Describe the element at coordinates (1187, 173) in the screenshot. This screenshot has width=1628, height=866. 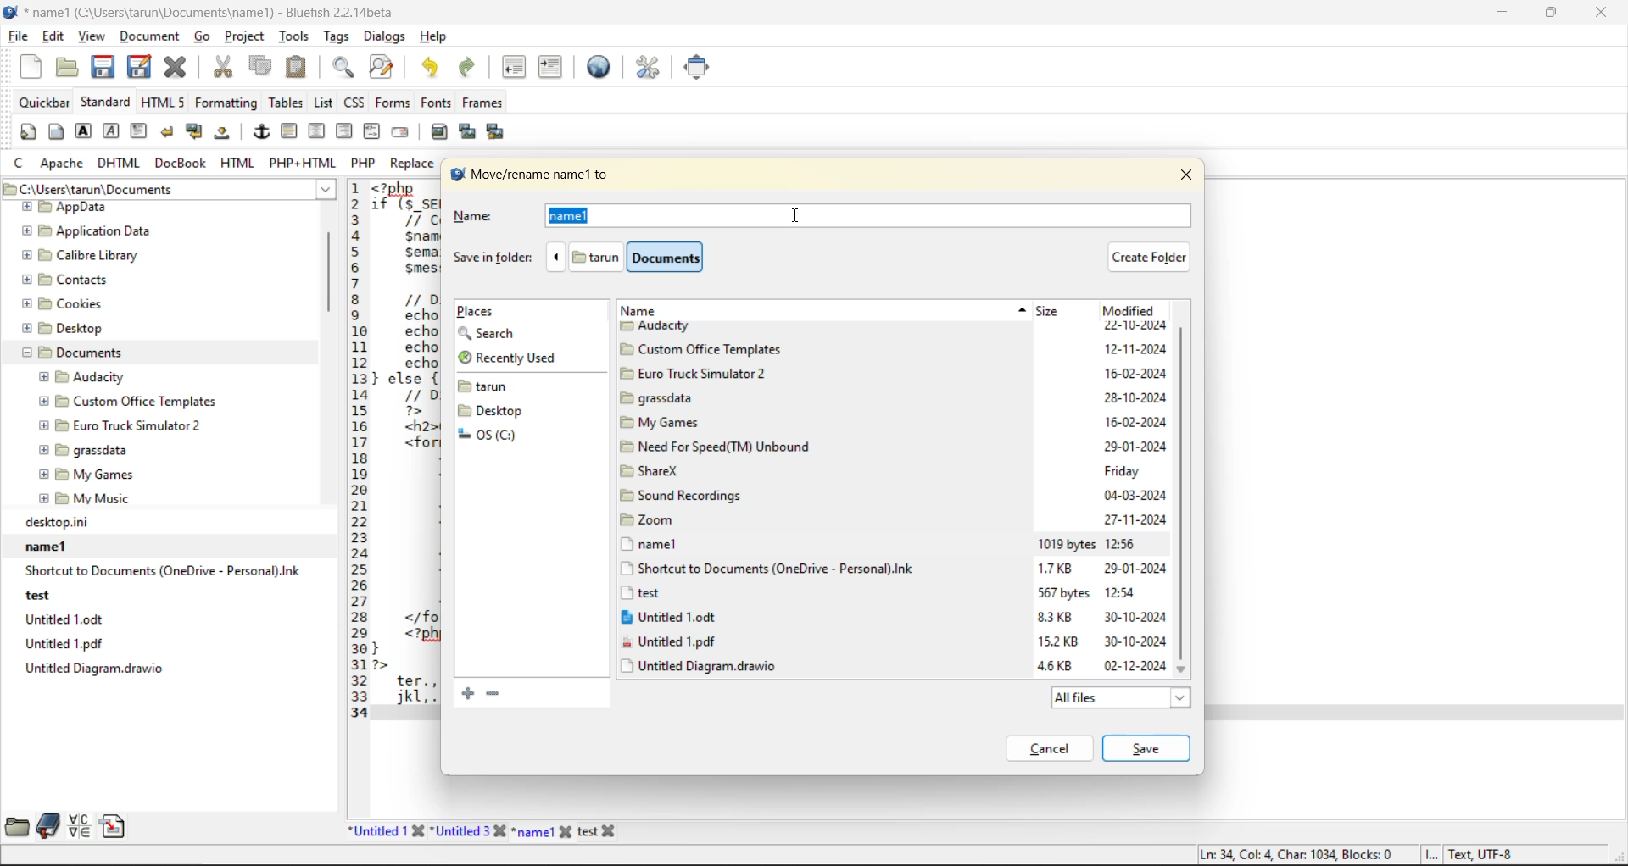
I see `close` at that location.